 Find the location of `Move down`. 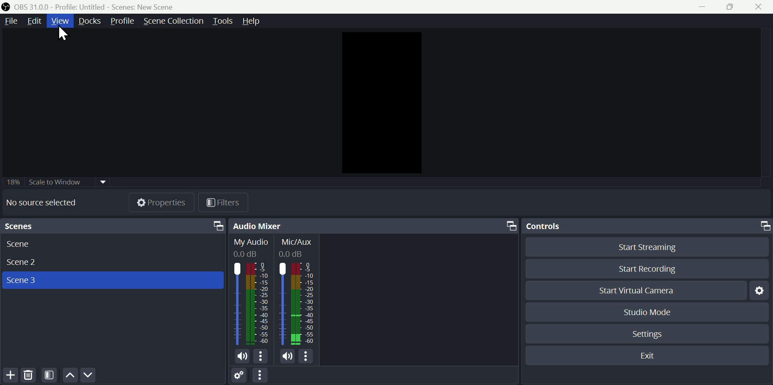

Move down is located at coordinates (87, 376).